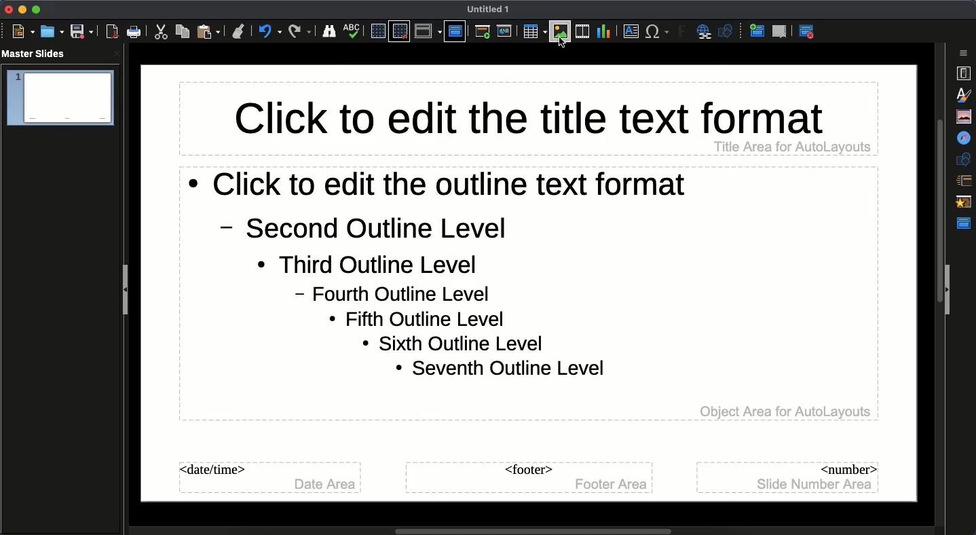 This screenshot has height=535, width=976. I want to click on Master slide footer, so click(528, 478).